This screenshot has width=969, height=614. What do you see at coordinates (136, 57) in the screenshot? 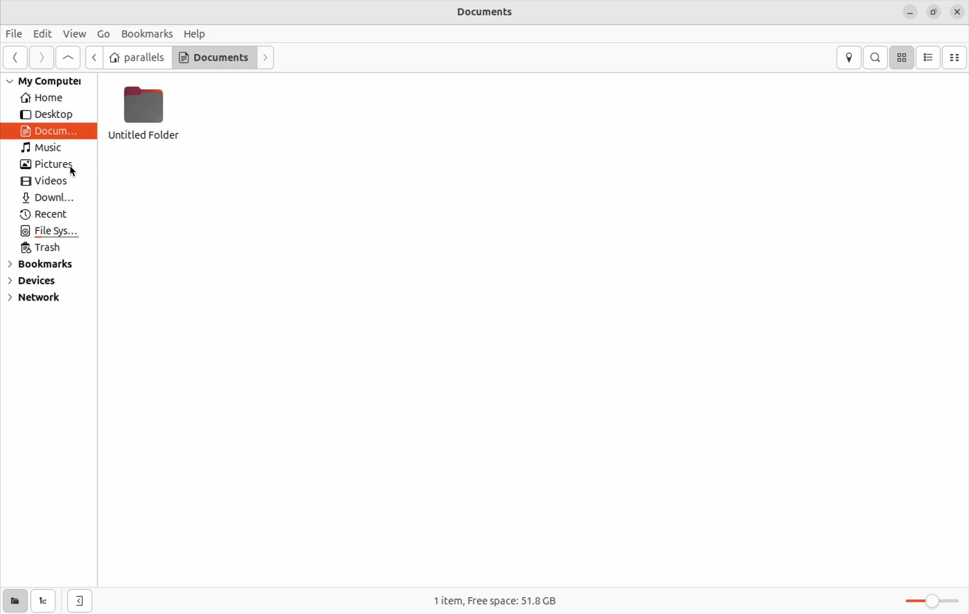
I see `parallels` at bounding box center [136, 57].